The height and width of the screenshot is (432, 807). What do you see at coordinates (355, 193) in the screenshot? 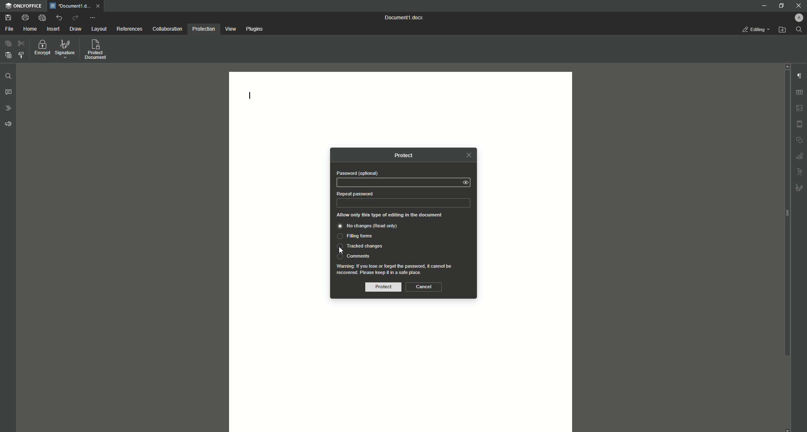
I see `Repeat Password` at bounding box center [355, 193].